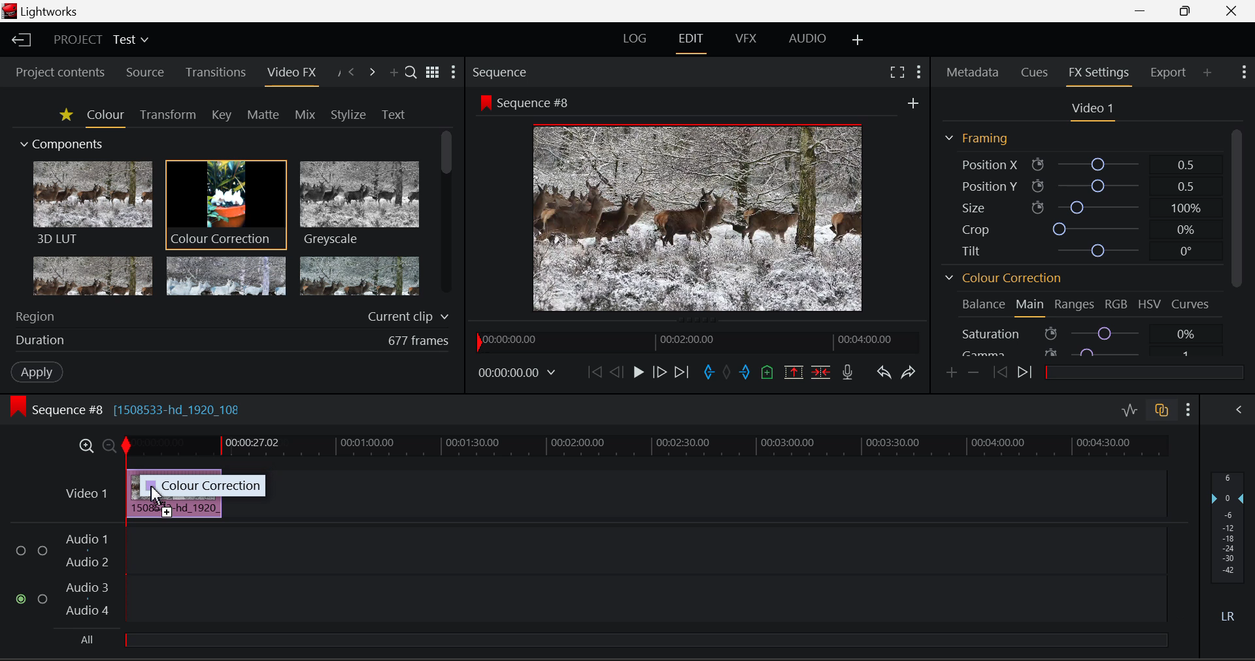 The width and height of the screenshot is (1255, 661). What do you see at coordinates (1143, 11) in the screenshot?
I see `Restore Down` at bounding box center [1143, 11].